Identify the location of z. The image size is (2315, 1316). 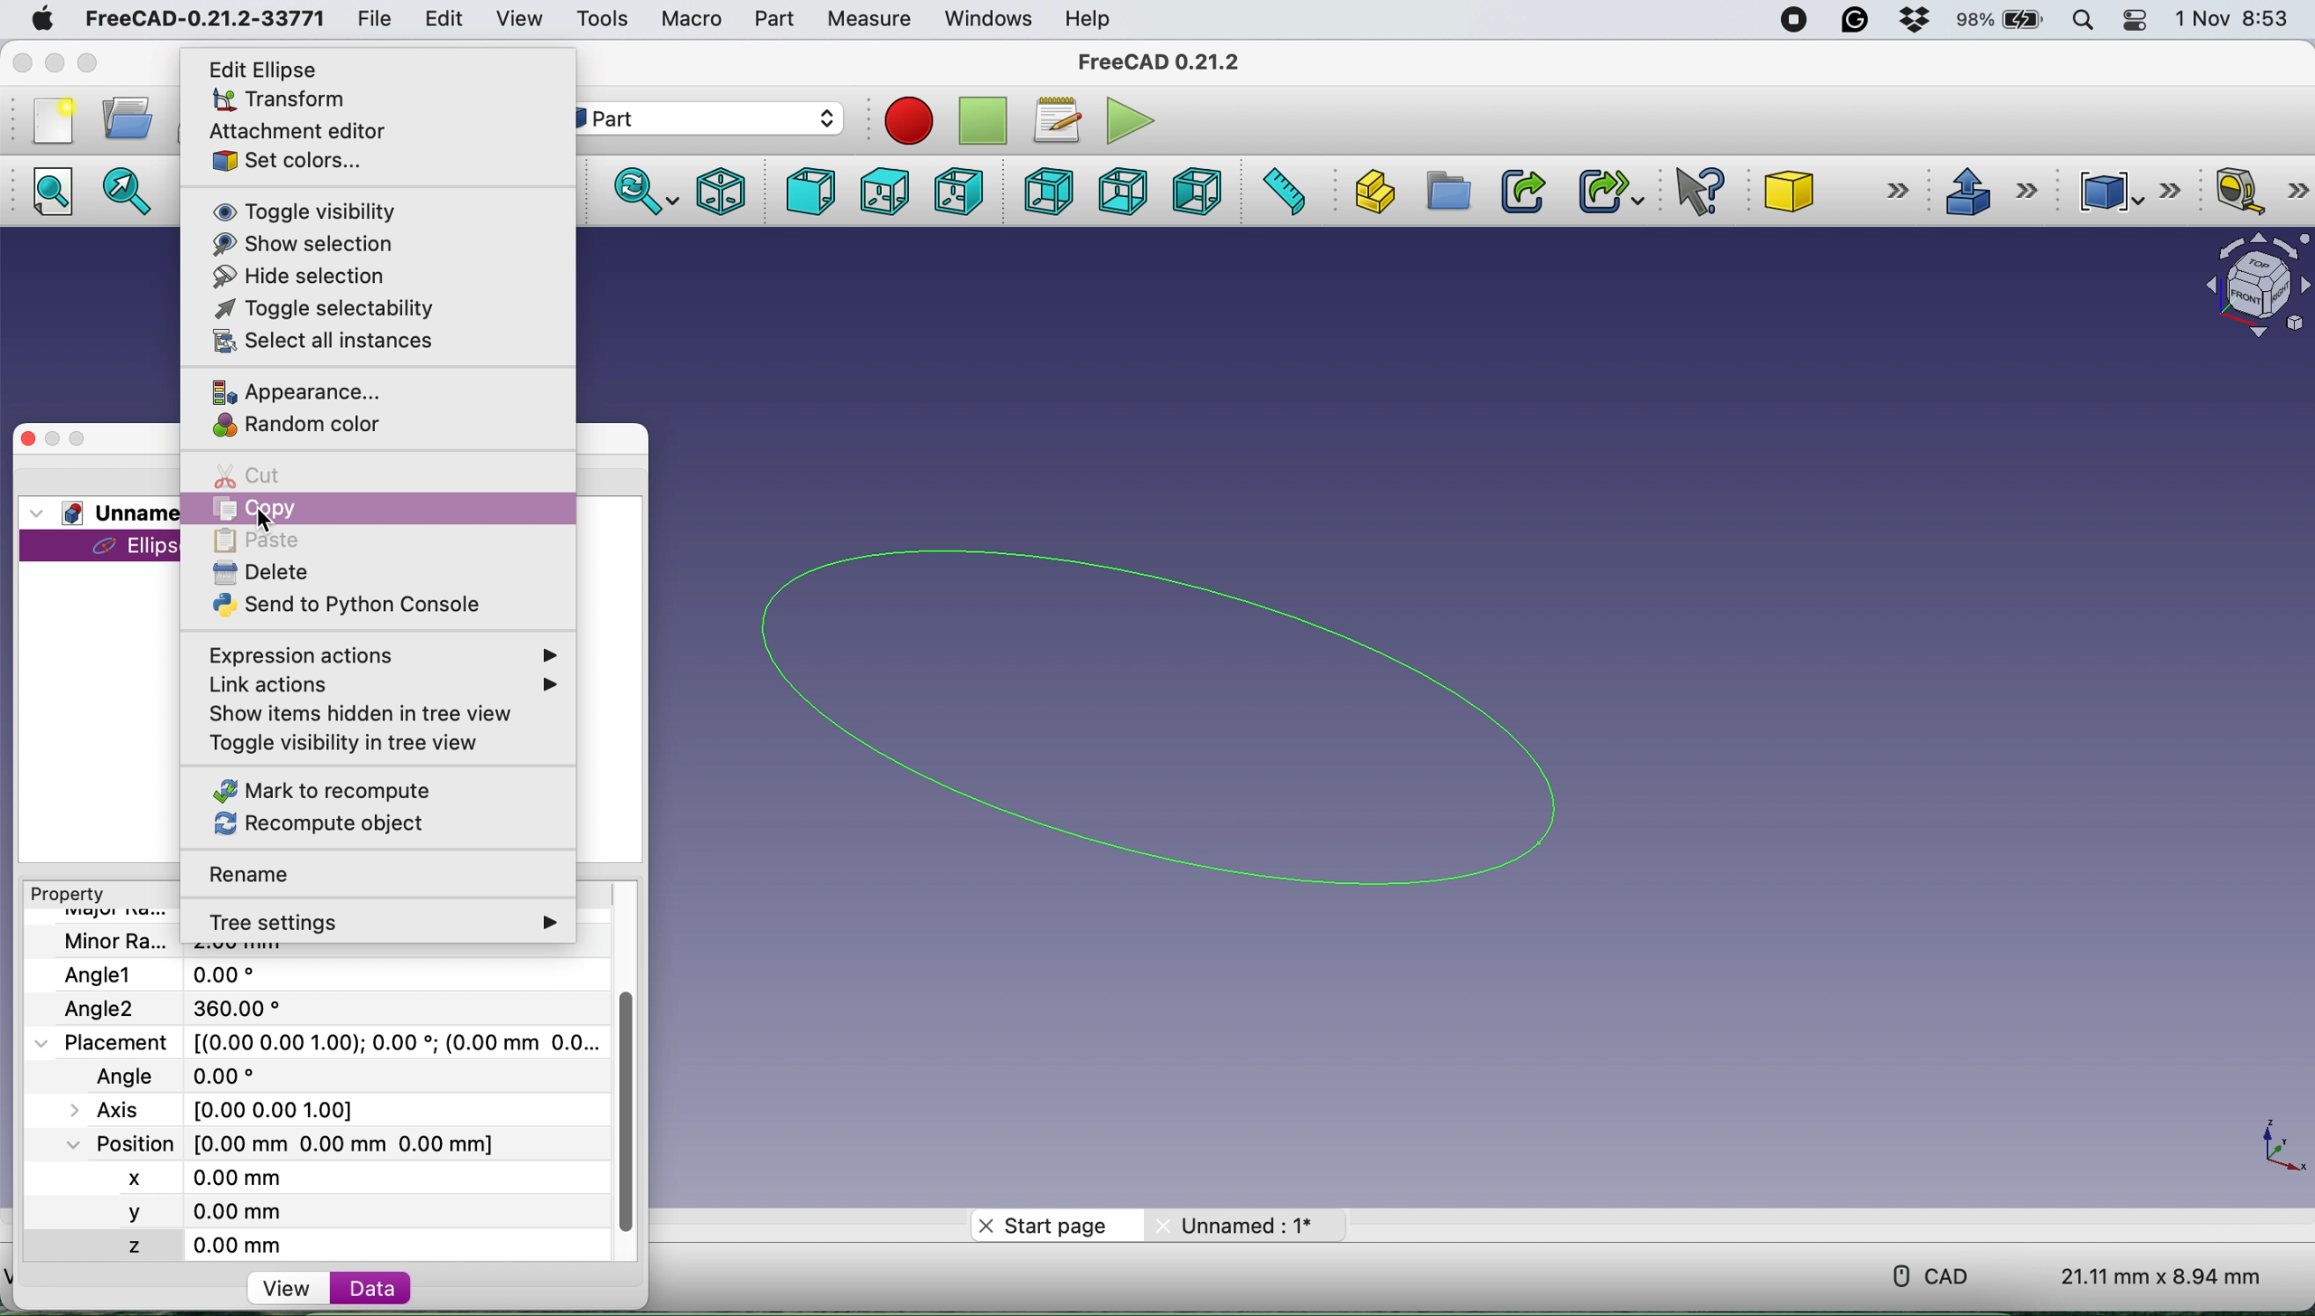
(186, 1243).